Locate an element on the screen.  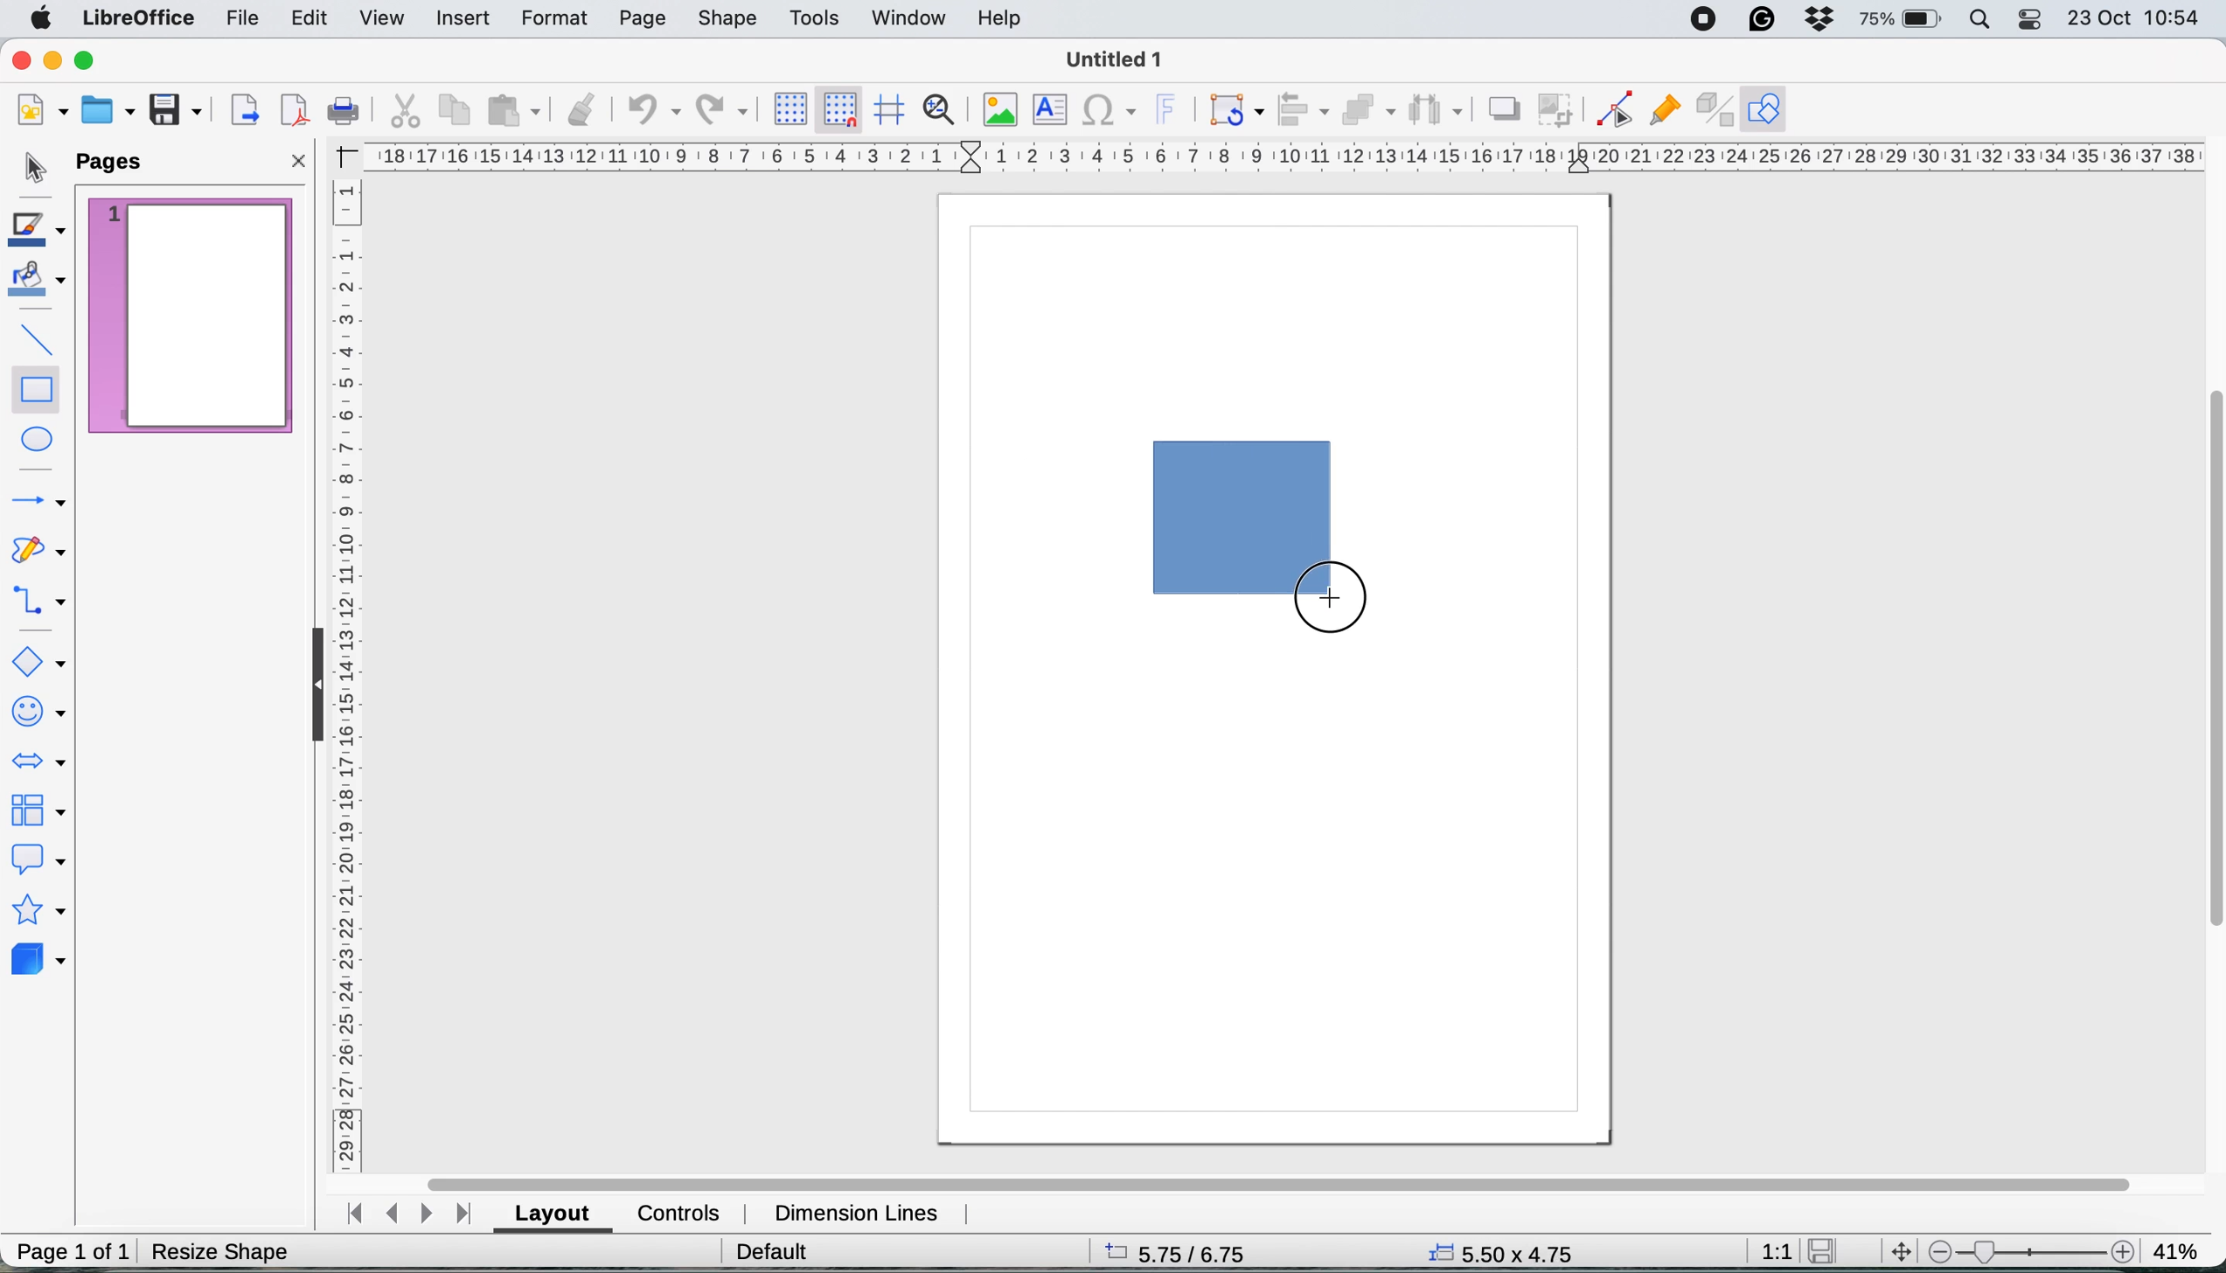
export is located at coordinates (247, 108).